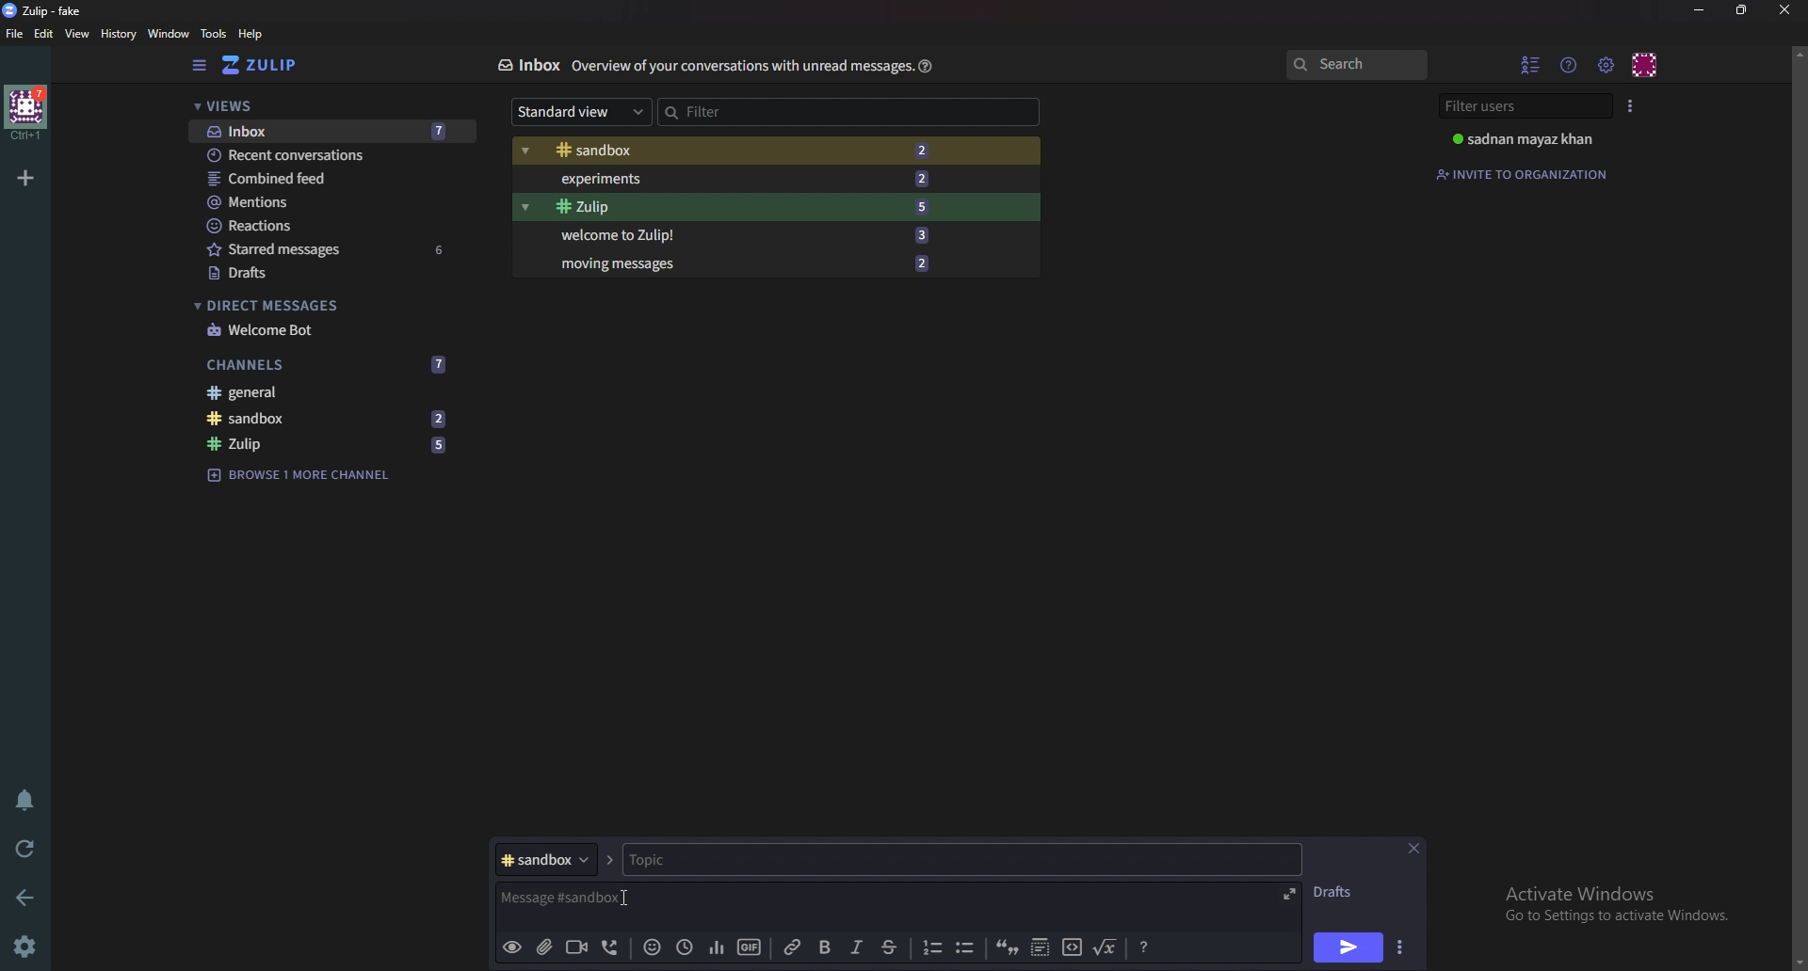  What do you see at coordinates (27, 175) in the screenshot?
I see `Add organization` at bounding box center [27, 175].